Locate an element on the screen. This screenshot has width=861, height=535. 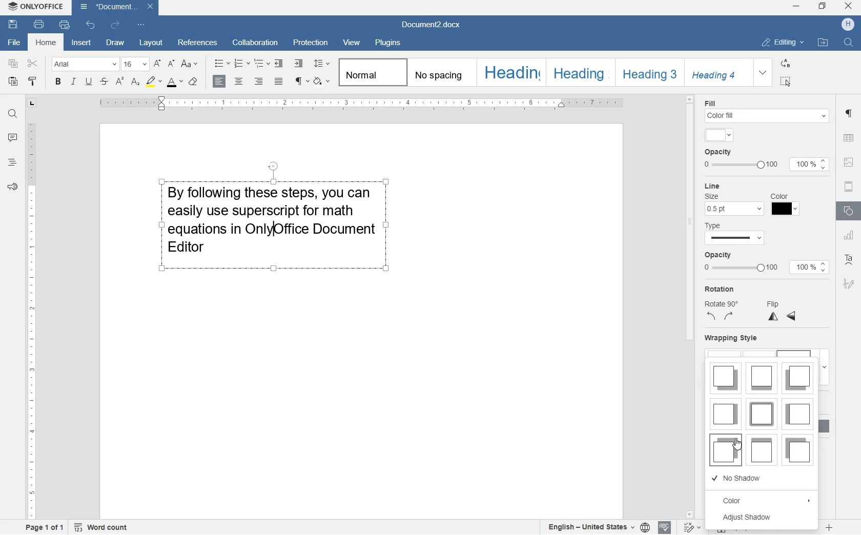
protection is located at coordinates (311, 42).